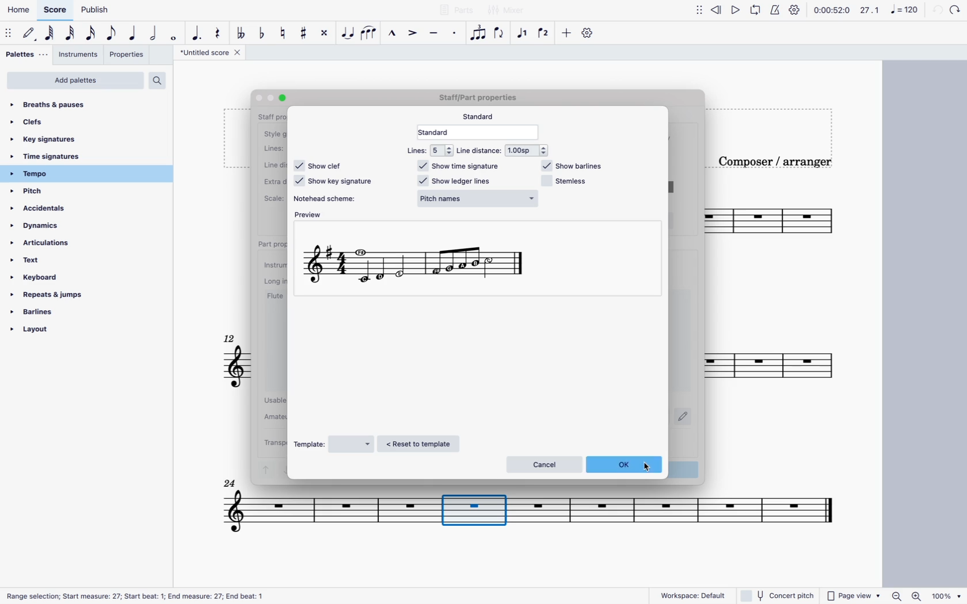 Image resolution: width=967 pixels, height=604 pixels. I want to click on workspace, so click(694, 595).